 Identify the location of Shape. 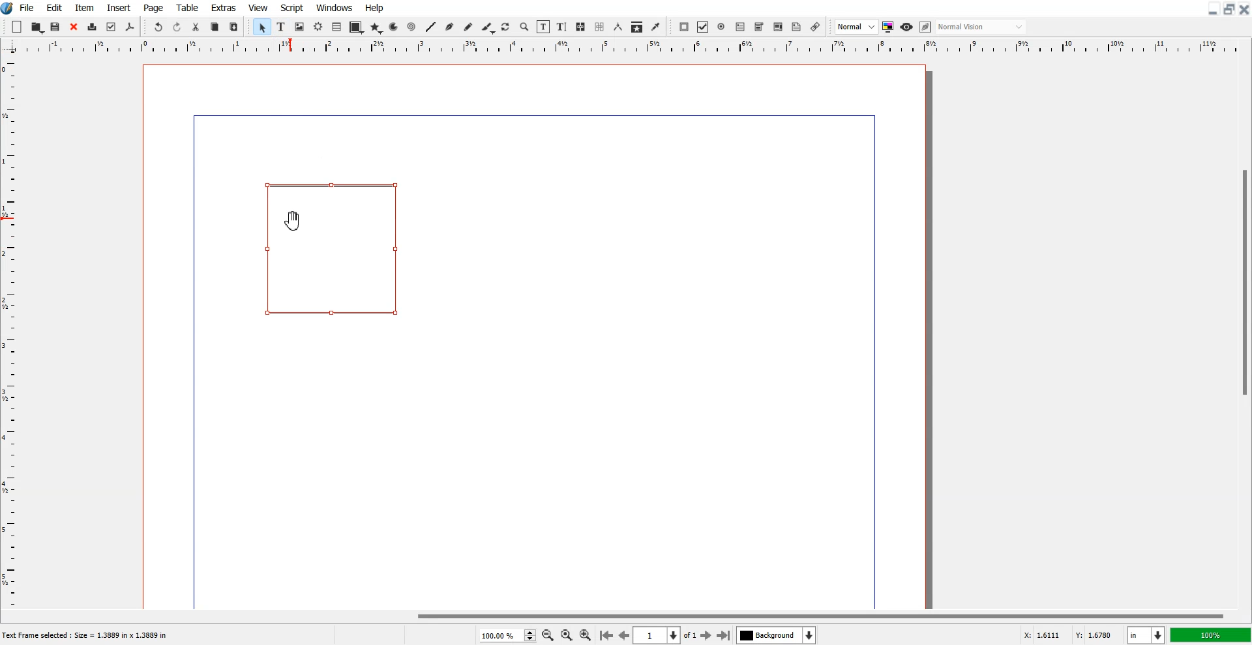
(356, 27).